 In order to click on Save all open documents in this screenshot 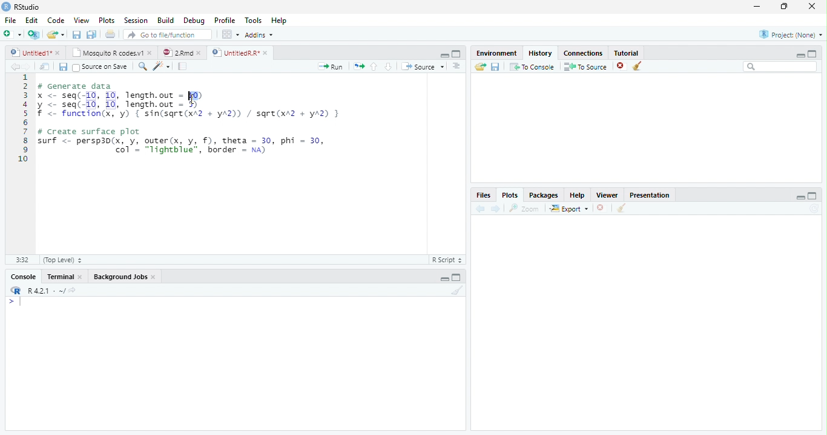, I will do `click(91, 34)`.